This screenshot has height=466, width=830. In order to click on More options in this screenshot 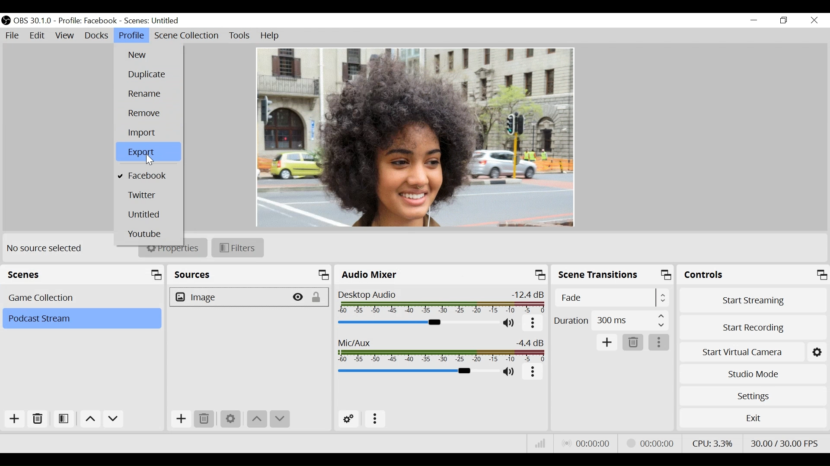, I will do `click(659, 342)`.